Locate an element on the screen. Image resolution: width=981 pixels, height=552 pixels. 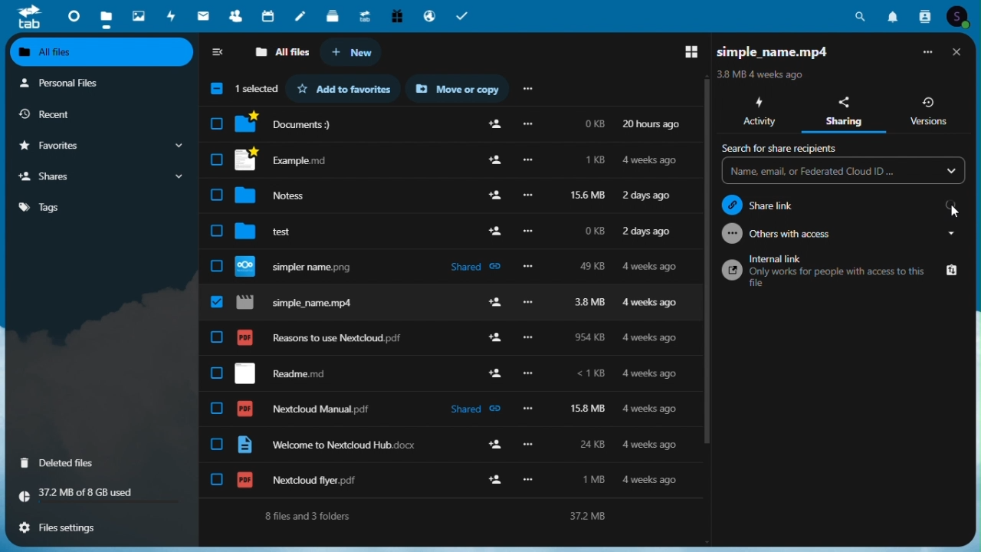
File name is located at coordinates (787, 51).